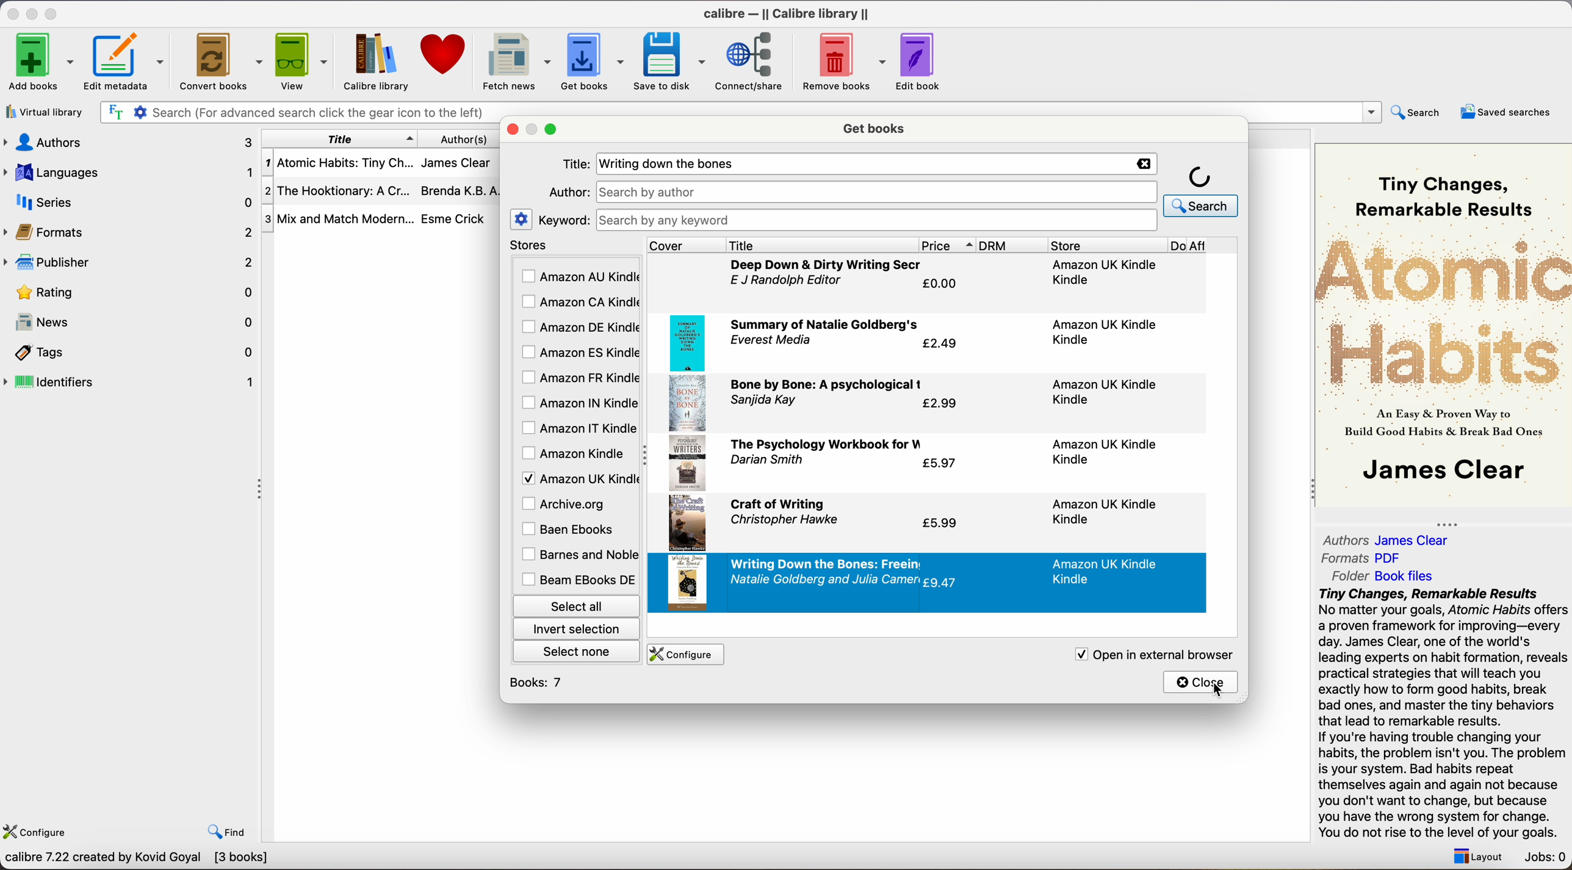  I want to click on synopsis, so click(1445, 714).